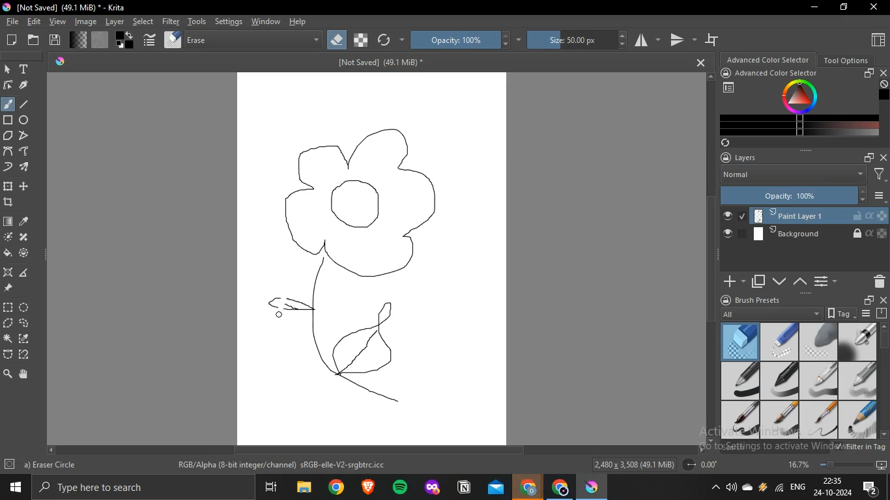  I want to click on layers, so click(745, 158).